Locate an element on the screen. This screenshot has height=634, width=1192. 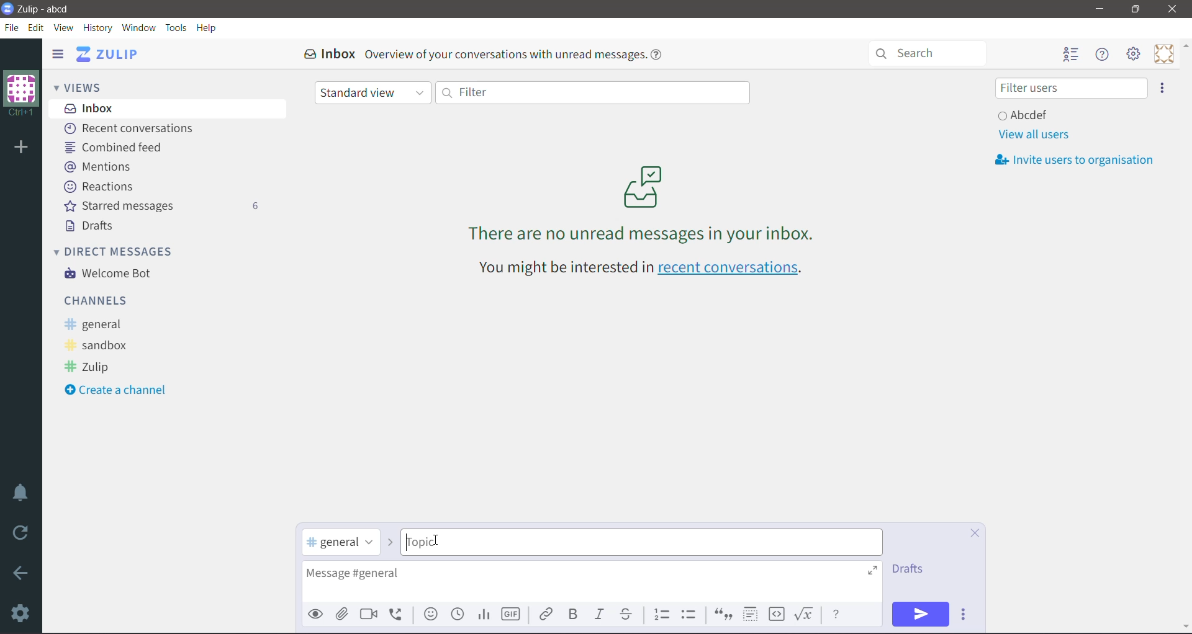
Cancel Compose is located at coordinates (975, 534).